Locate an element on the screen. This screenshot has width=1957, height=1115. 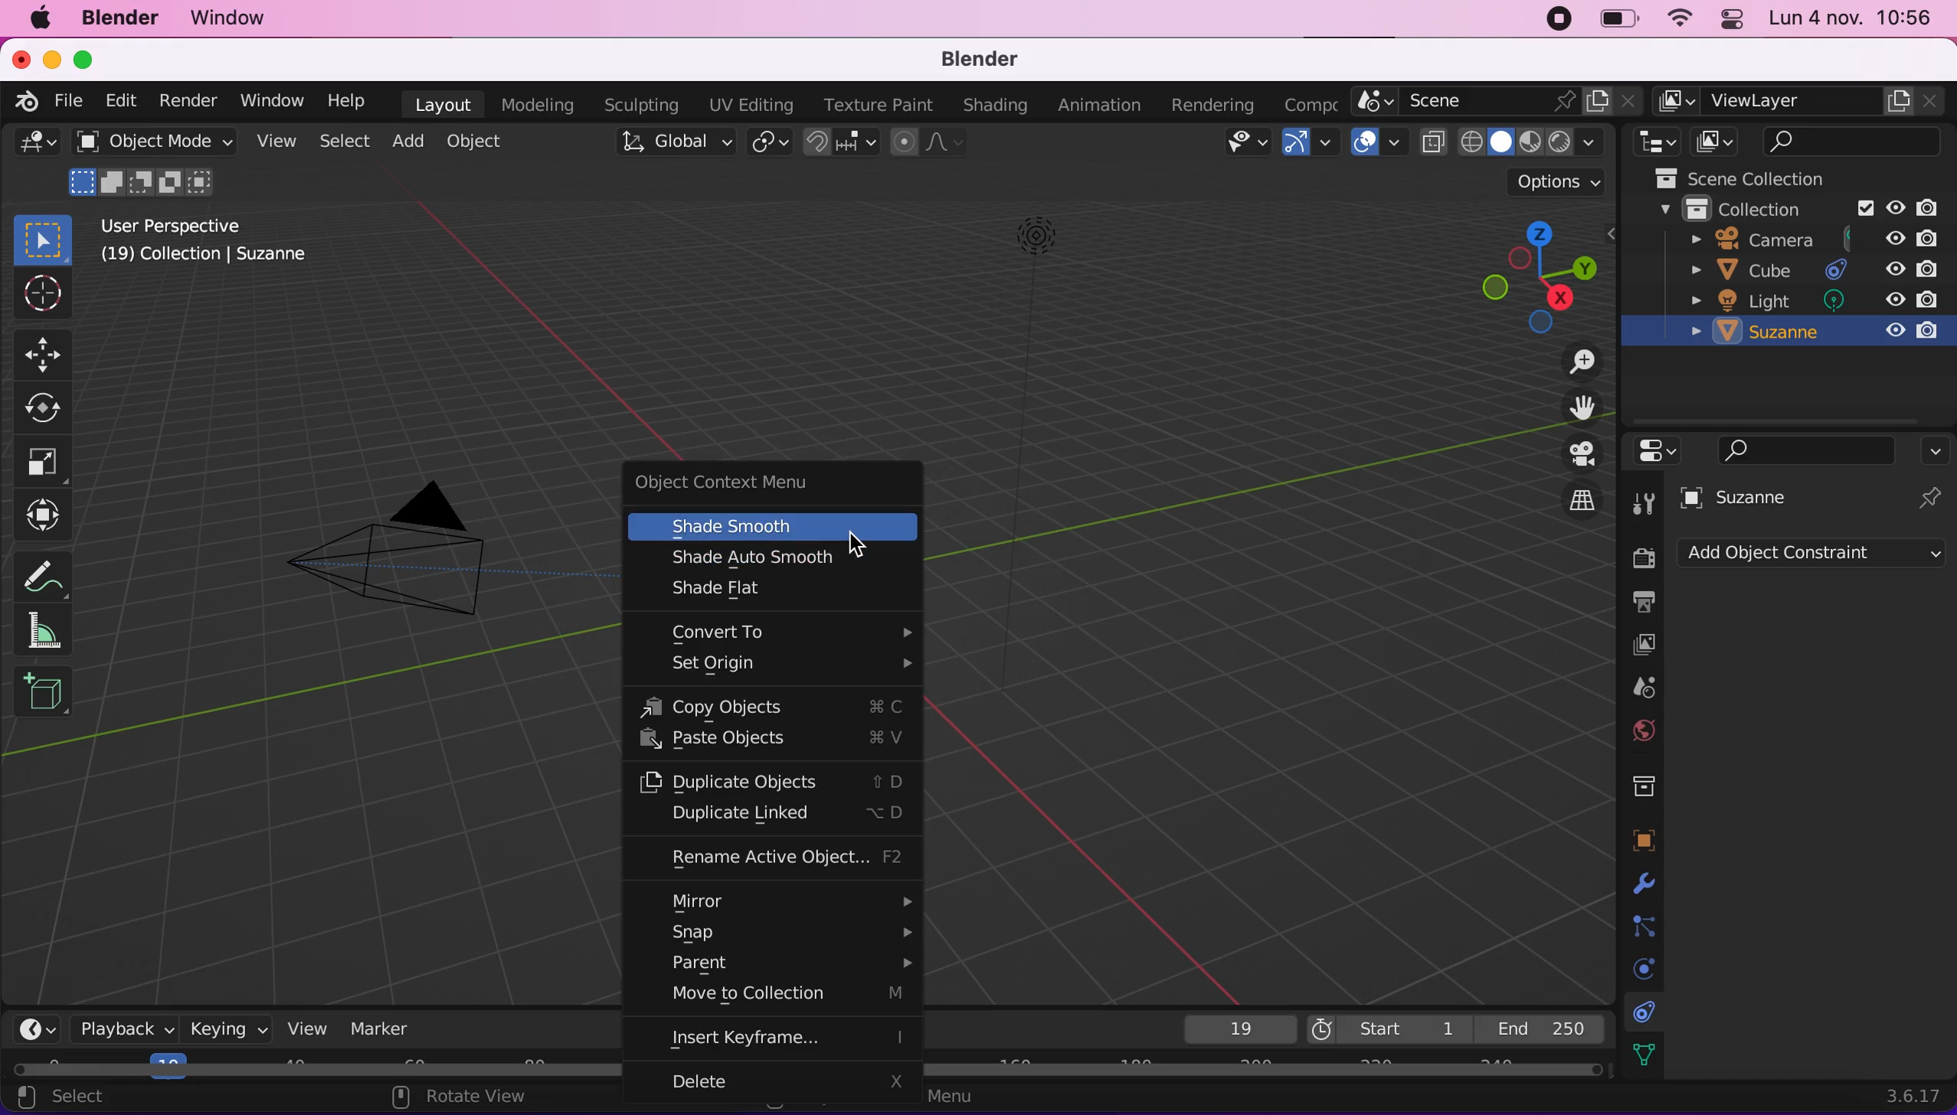
set origin is located at coordinates (779, 665).